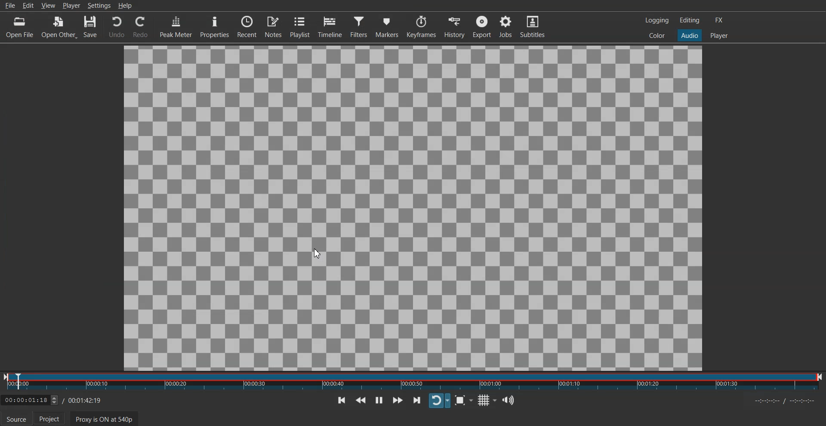 The image size is (826, 426). I want to click on Peak Meter, so click(175, 26).